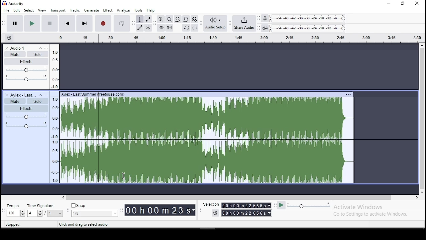  What do you see at coordinates (40, 95) in the screenshot?
I see `collapse` at bounding box center [40, 95].